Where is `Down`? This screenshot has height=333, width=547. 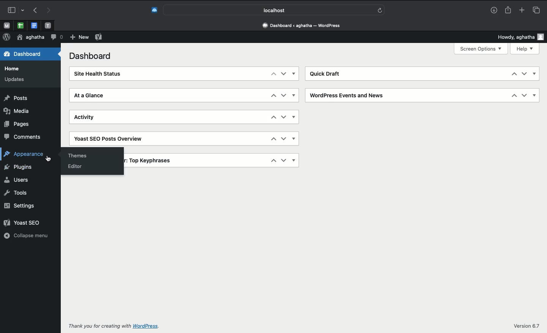
Down is located at coordinates (524, 95).